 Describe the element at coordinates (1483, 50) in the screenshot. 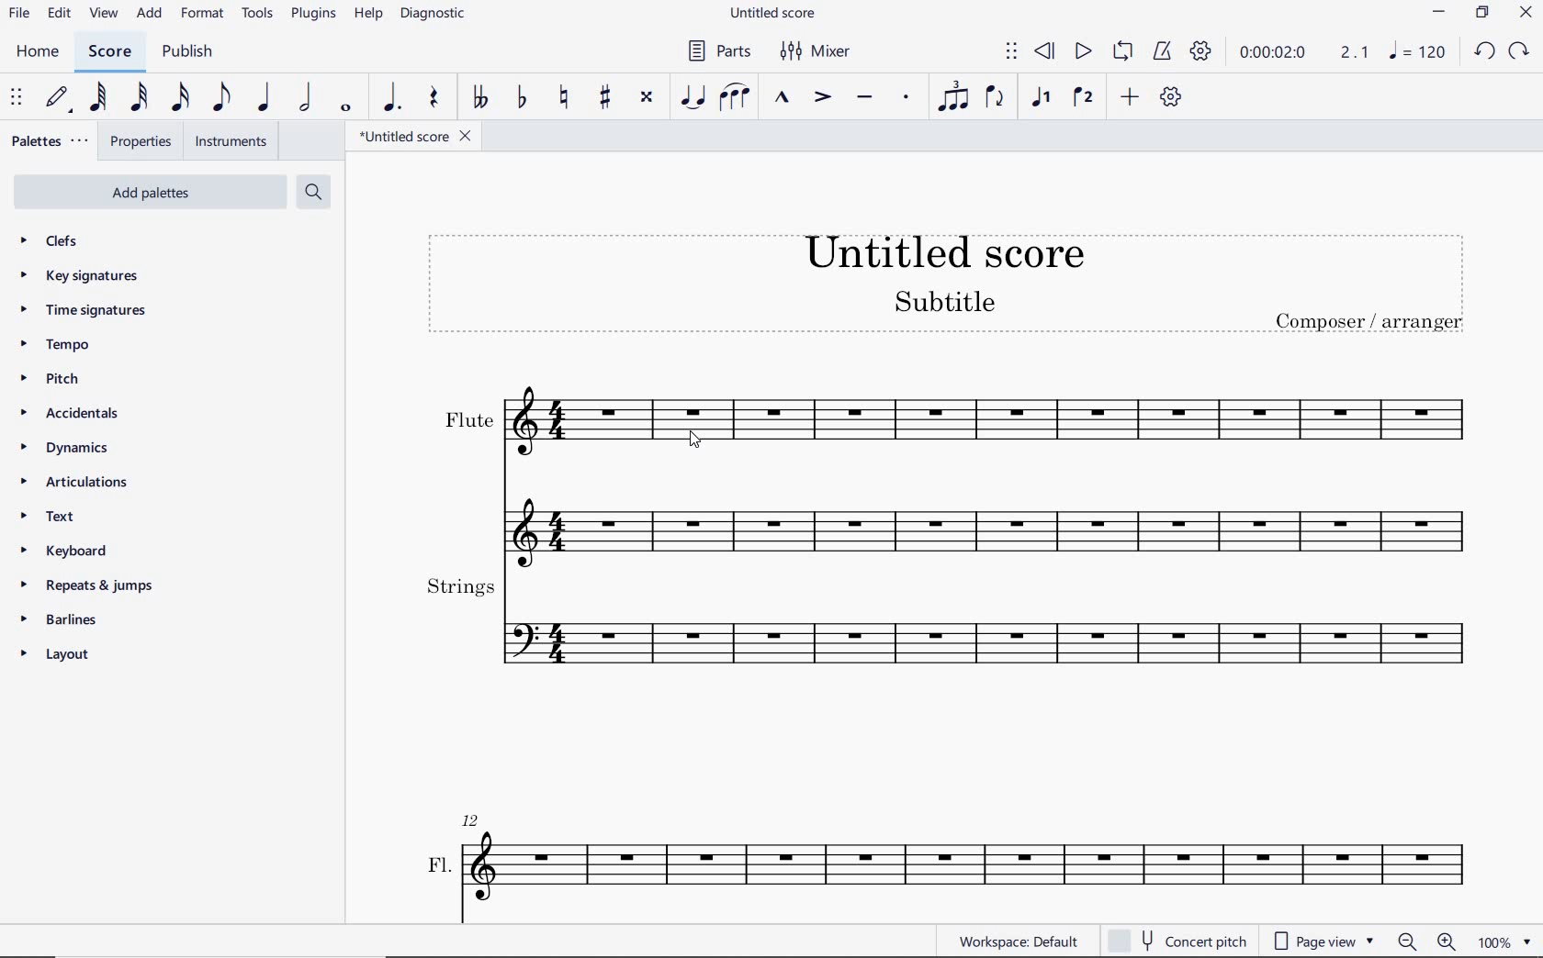

I see `undo` at that location.